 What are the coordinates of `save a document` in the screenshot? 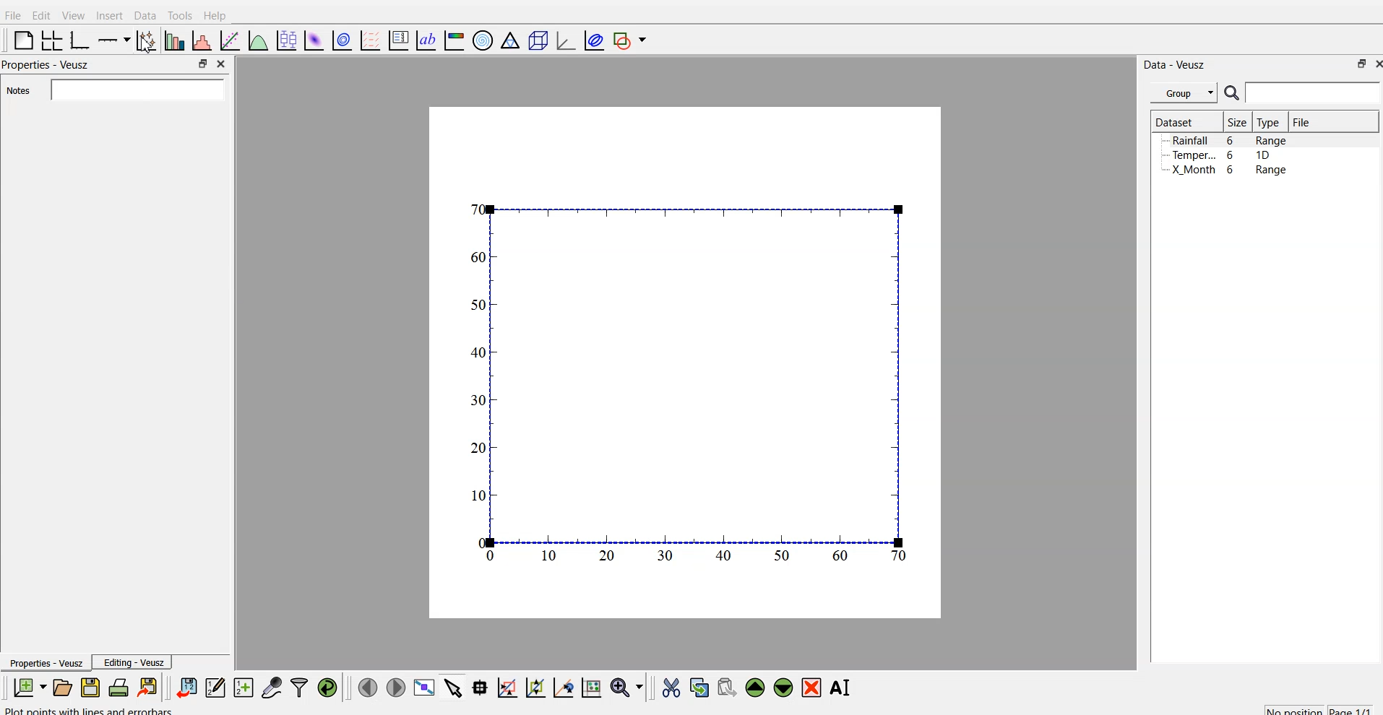 It's located at (88, 687).